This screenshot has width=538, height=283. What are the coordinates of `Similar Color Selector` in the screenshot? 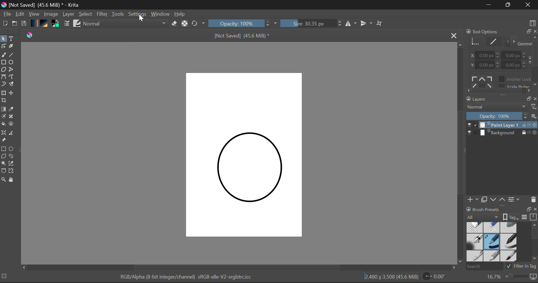 It's located at (12, 164).